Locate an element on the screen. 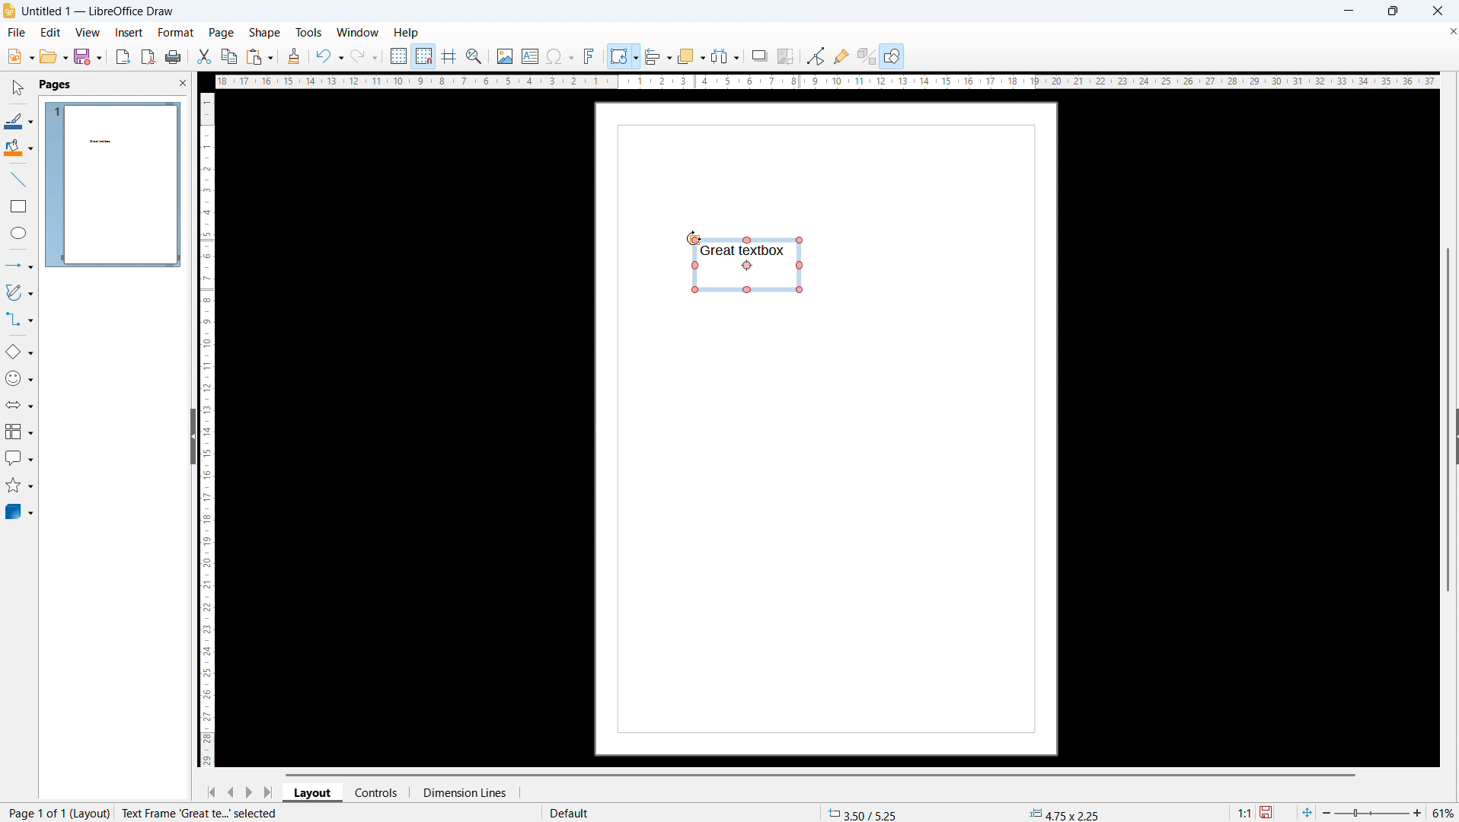  select at least 3 objects to distribute is located at coordinates (726, 56).